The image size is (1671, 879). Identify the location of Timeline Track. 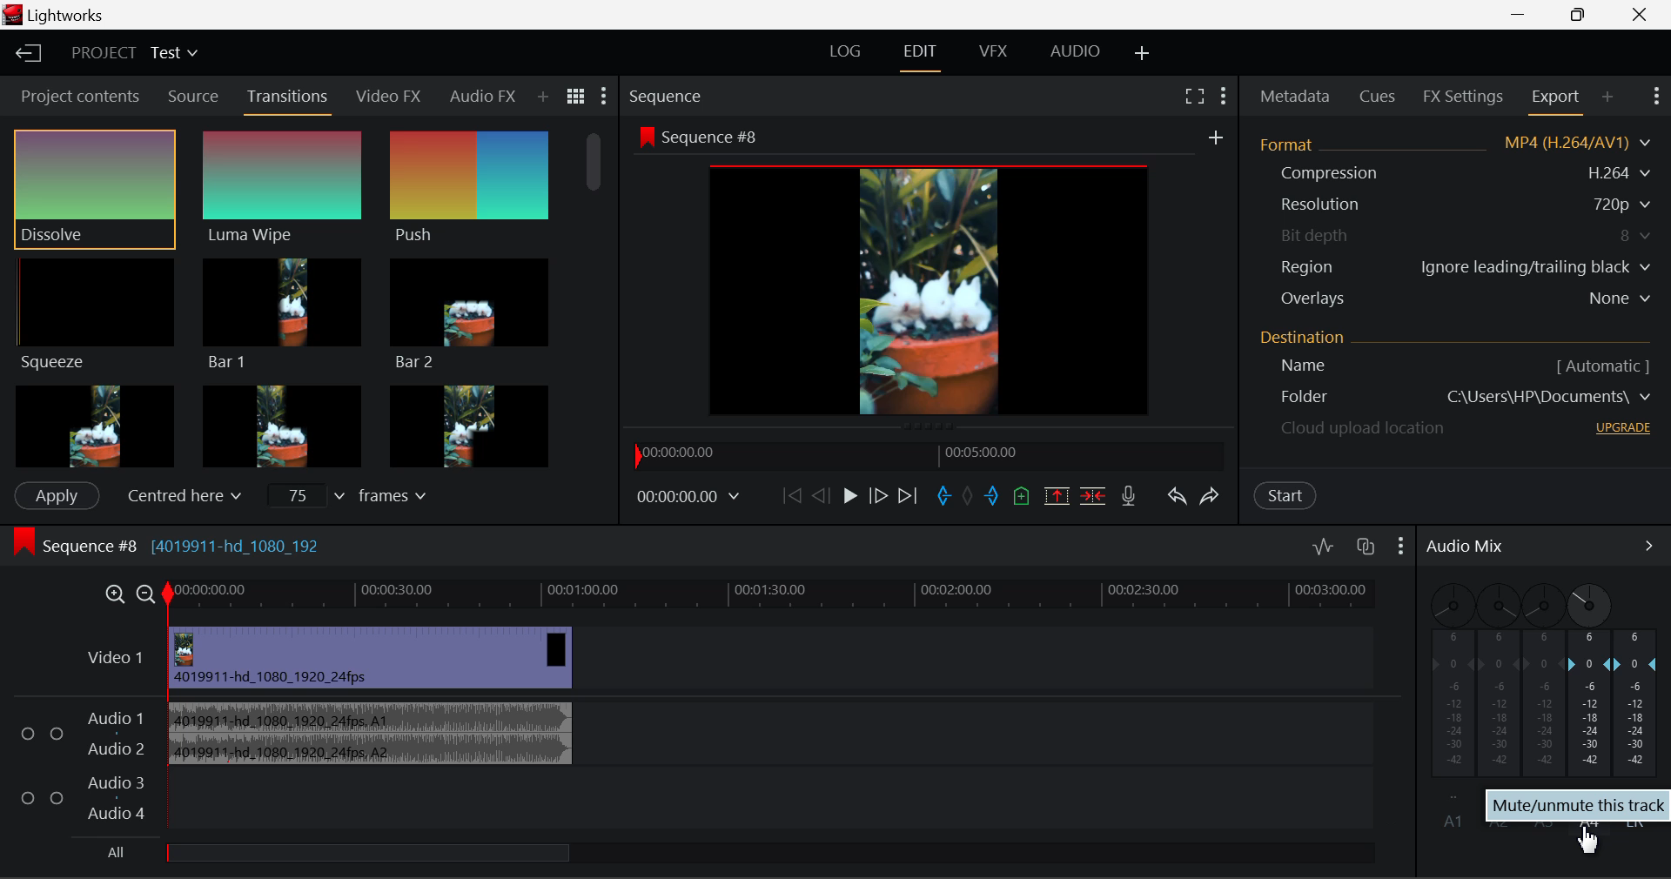
(787, 596).